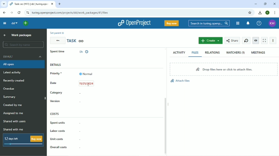 This screenshot has height=156, width=279. What do you see at coordinates (134, 23) in the screenshot?
I see `OpenProject` at bounding box center [134, 23].